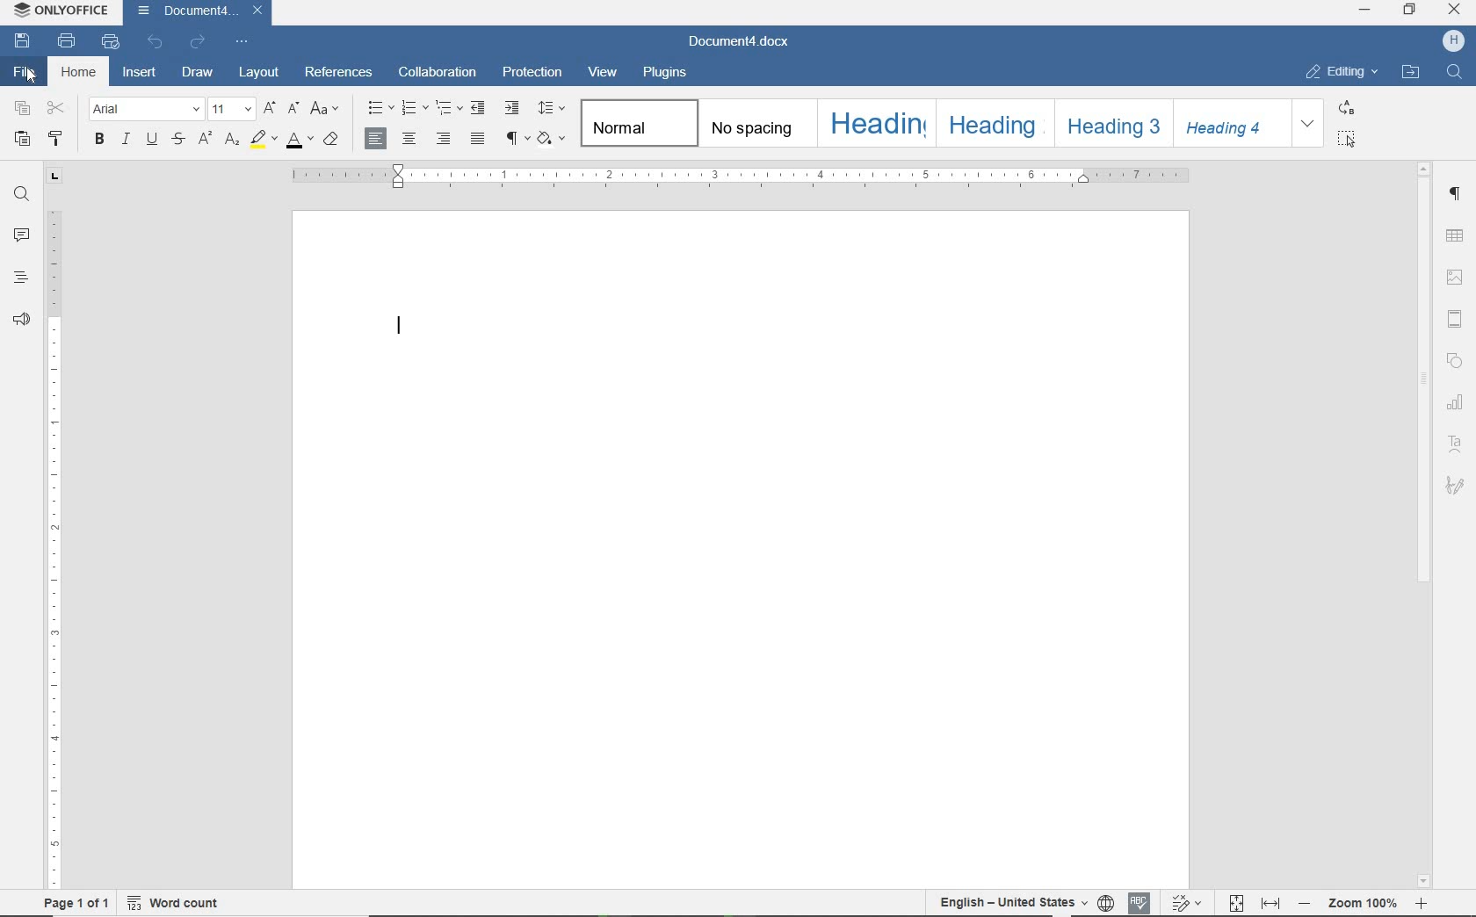 Image resolution: width=1476 pixels, height=917 pixels. I want to click on Writing Space, so click(742, 599).